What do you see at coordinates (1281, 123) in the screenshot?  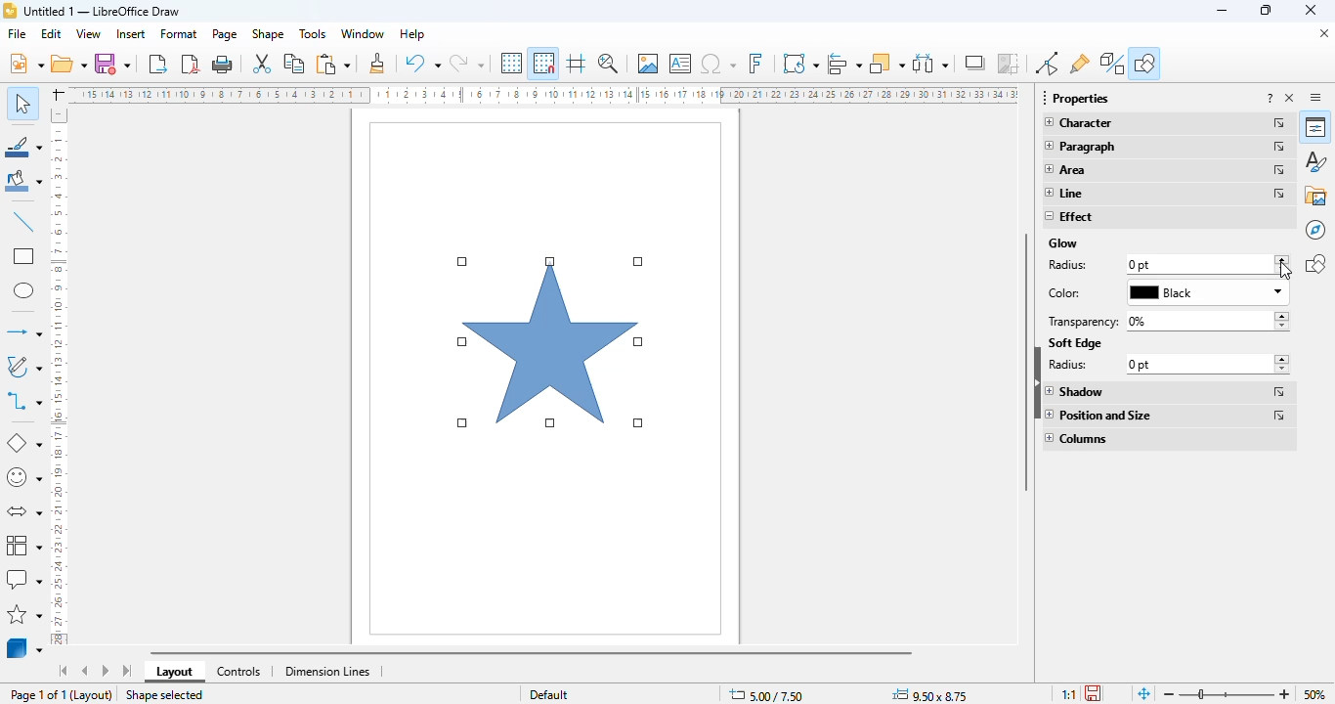 I see `more options` at bounding box center [1281, 123].